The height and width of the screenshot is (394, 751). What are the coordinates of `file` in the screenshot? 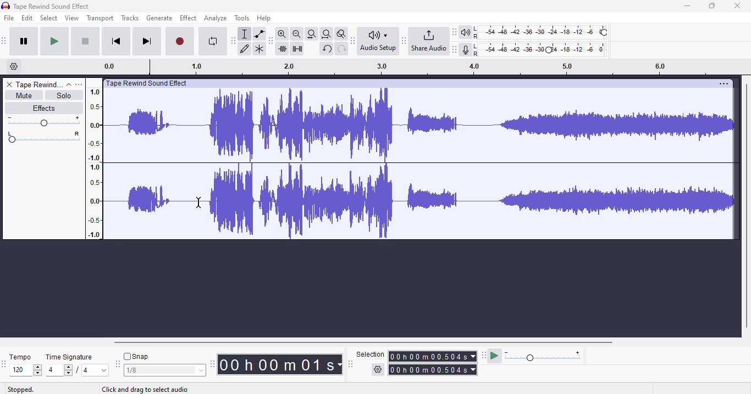 It's located at (9, 18).